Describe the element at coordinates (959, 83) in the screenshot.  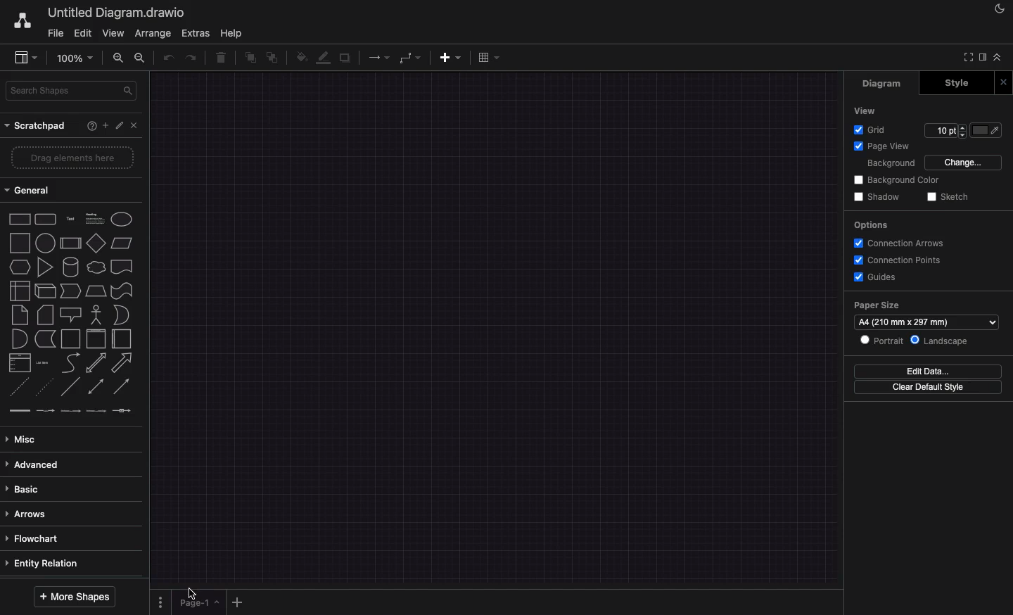
I see `style` at that location.